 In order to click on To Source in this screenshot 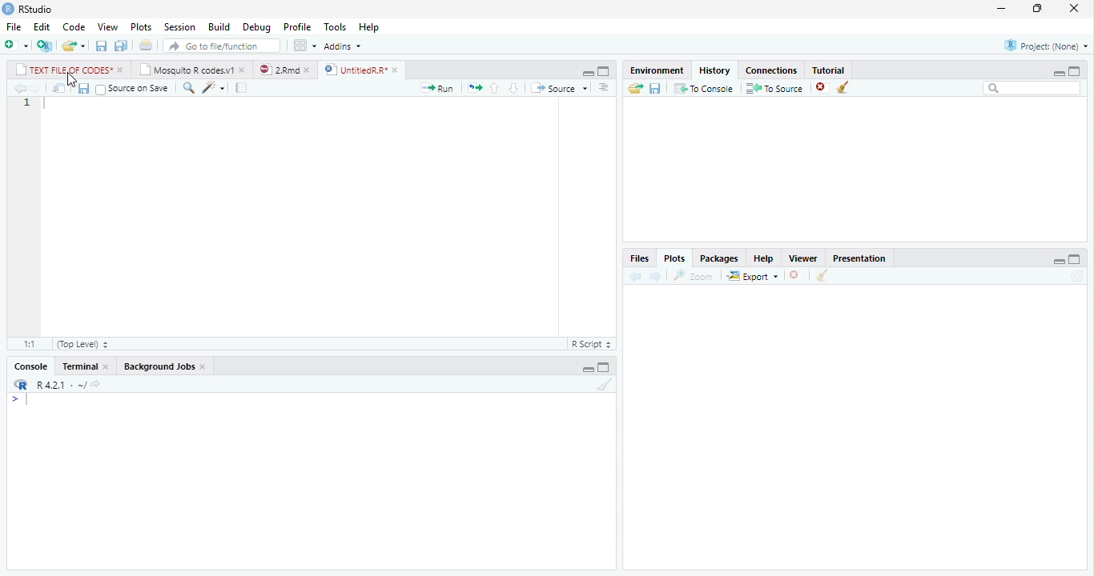, I will do `click(774, 88)`.